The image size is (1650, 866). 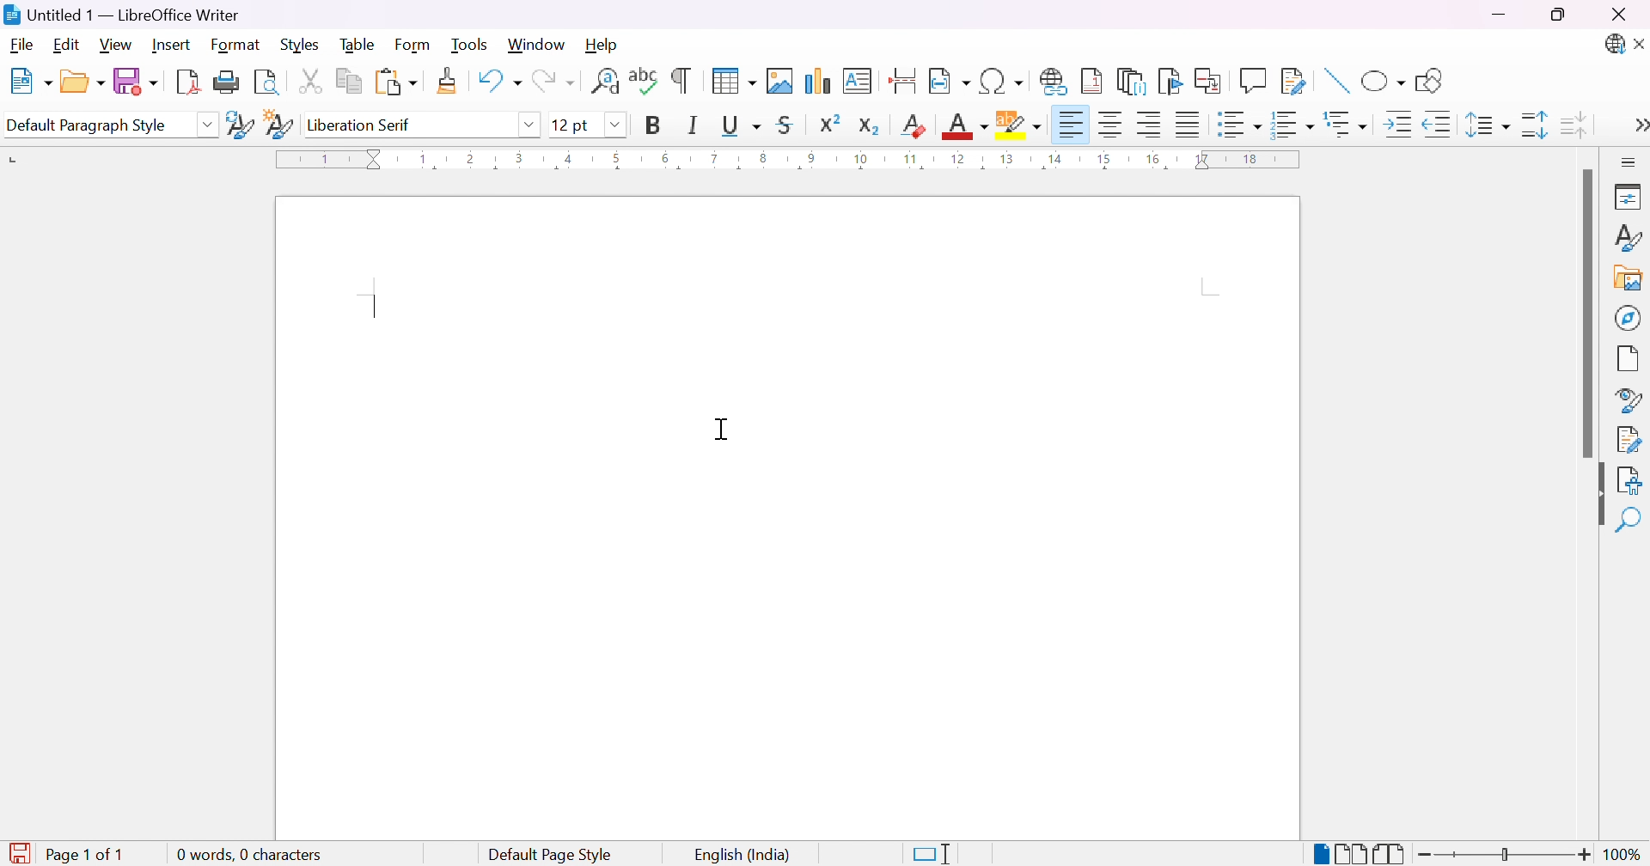 I want to click on Select outline format, so click(x=1348, y=125).